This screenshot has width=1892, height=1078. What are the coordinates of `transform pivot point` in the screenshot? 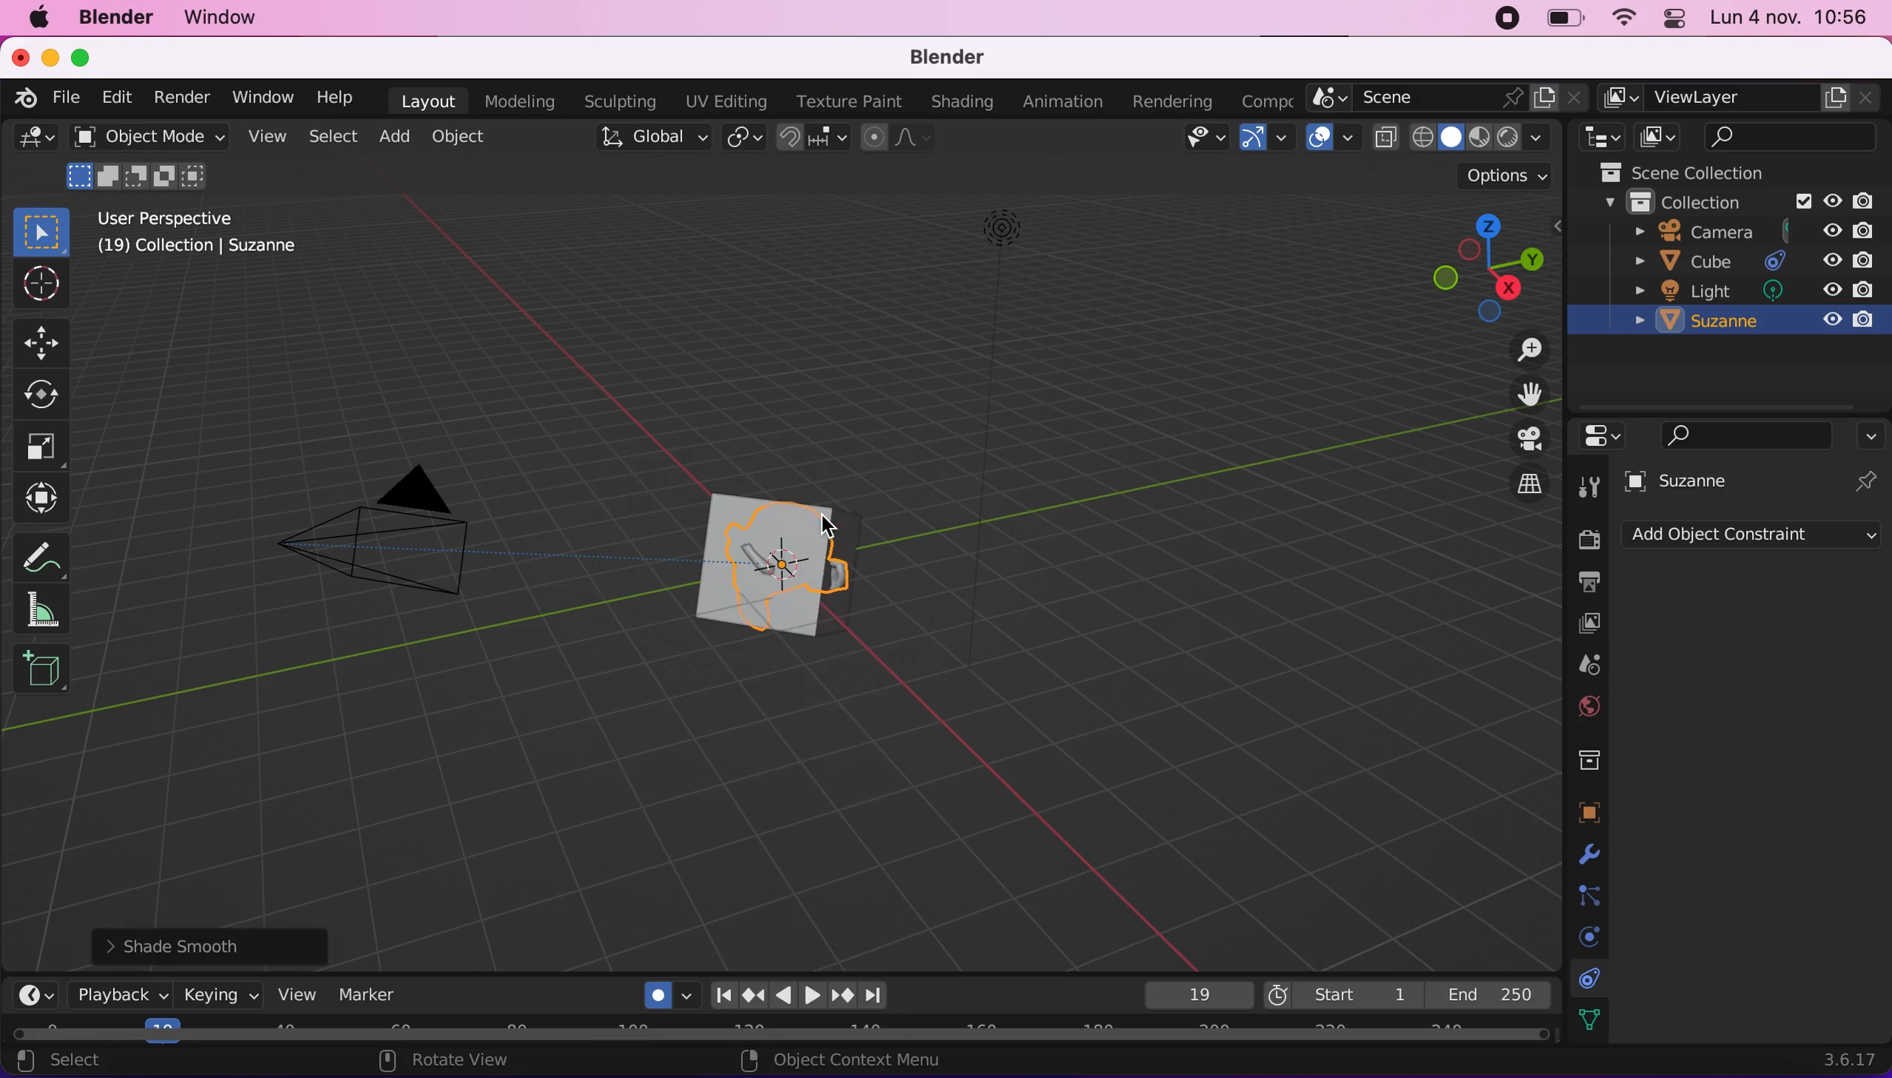 It's located at (741, 136).